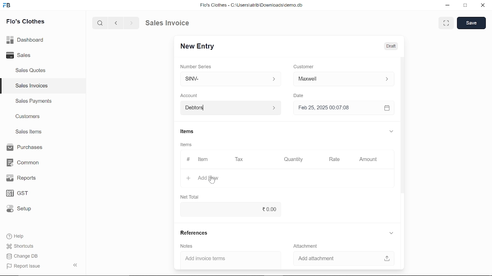  What do you see at coordinates (189, 131) in the screenshot?
I see `Items` at bounding box center [189, 131].